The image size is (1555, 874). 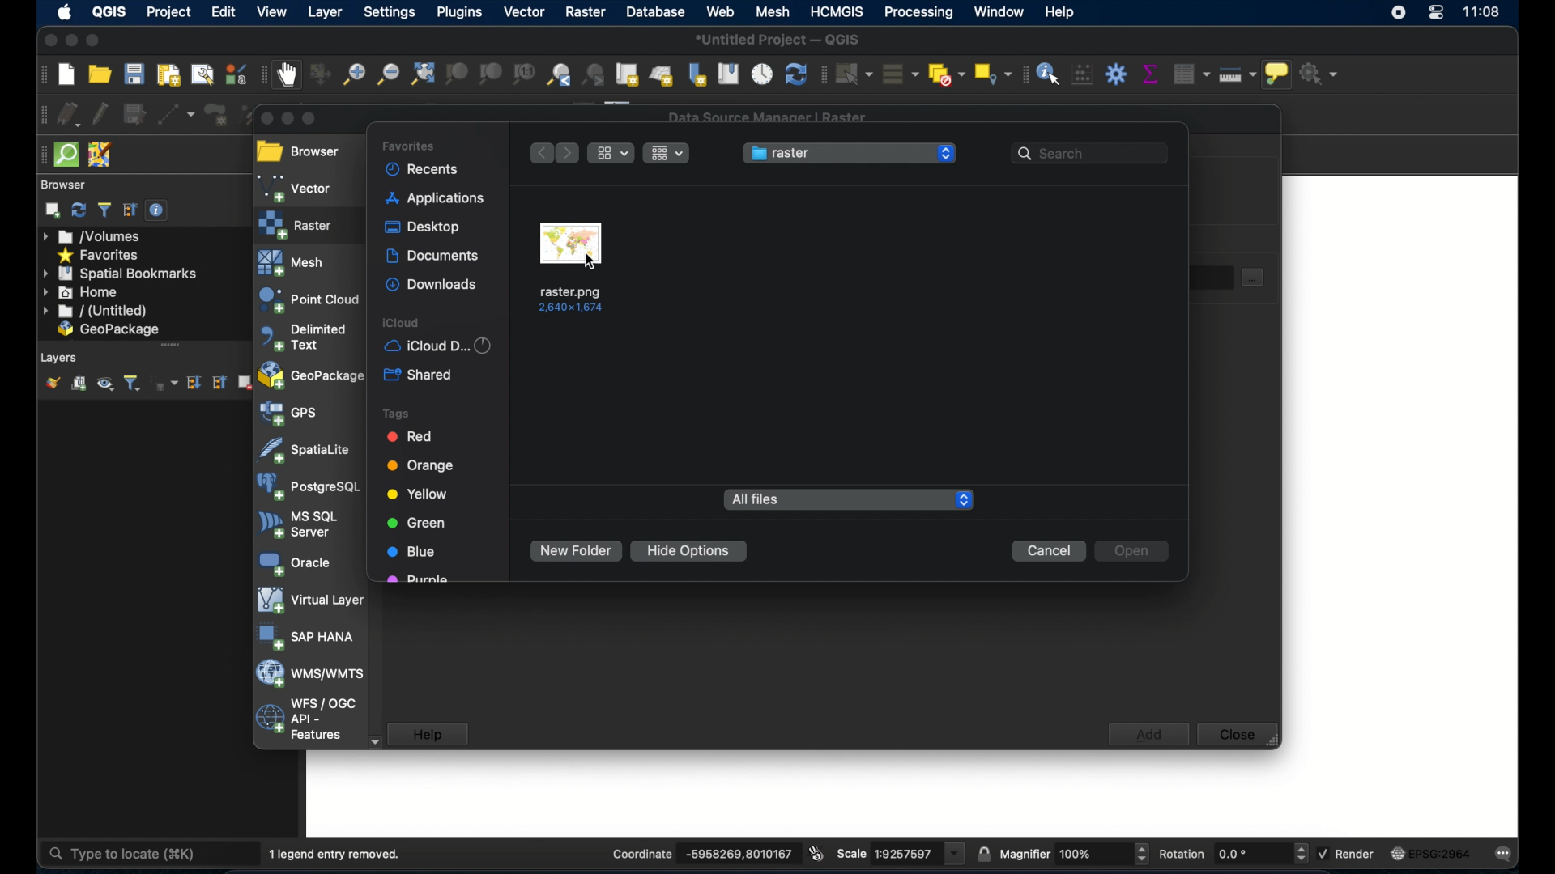 I want to click on save project, so click(x=134, y=74).